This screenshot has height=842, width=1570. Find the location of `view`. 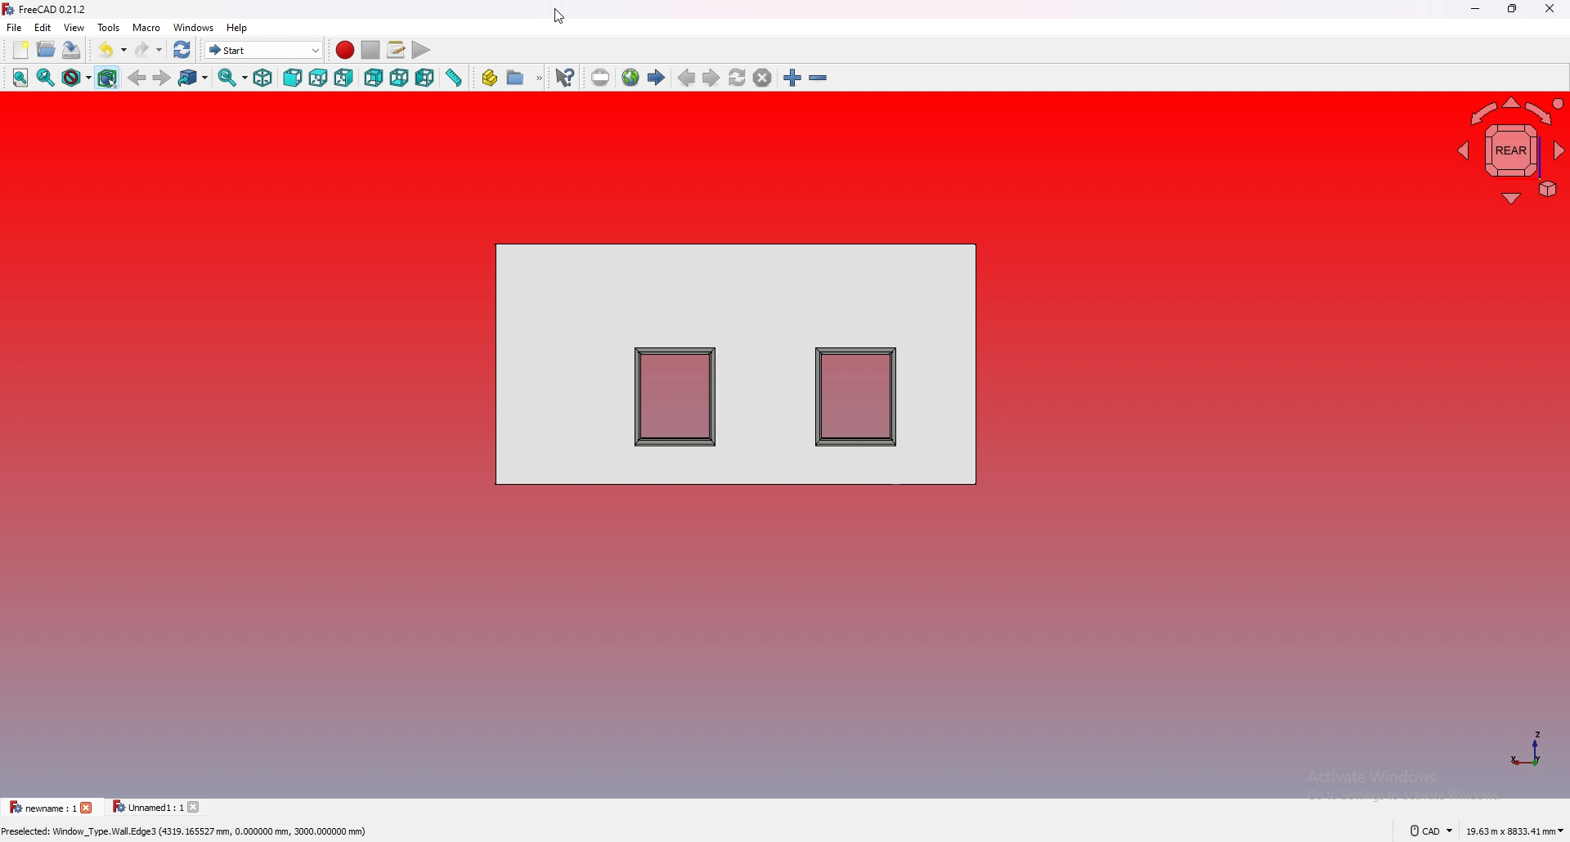

view is located at coordinates (75, 26).